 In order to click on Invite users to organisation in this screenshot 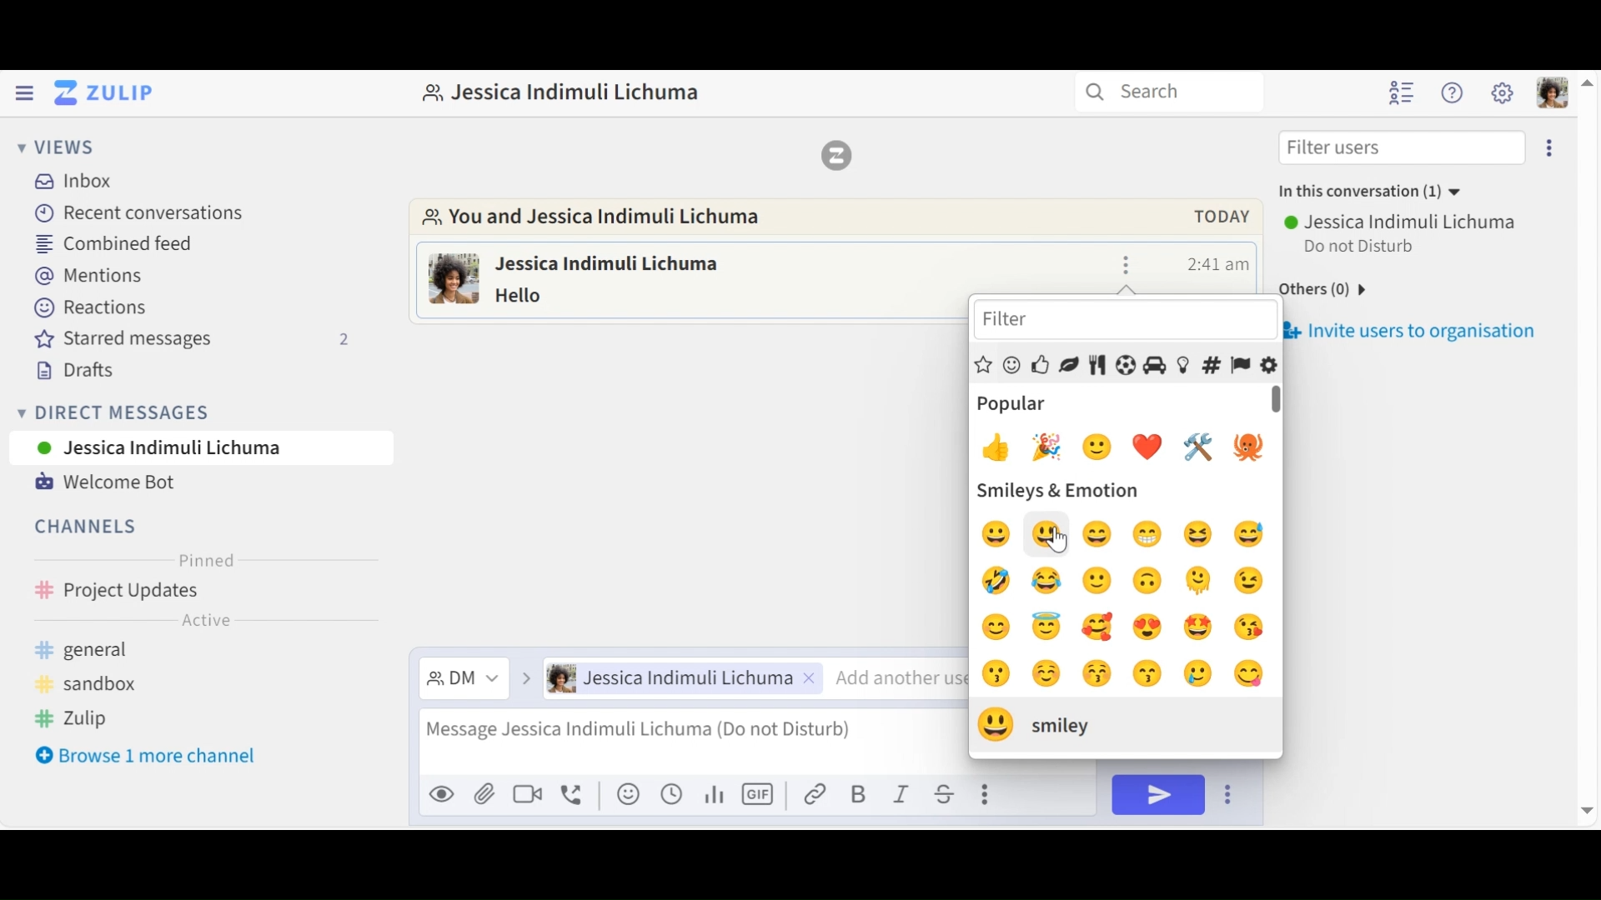, I will do `click(1553, 145)`.